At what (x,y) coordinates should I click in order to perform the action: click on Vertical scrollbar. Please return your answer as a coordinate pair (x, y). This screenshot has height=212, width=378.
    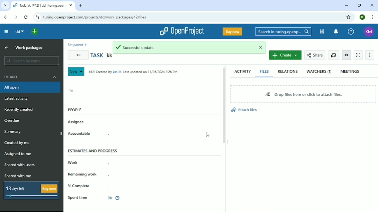
    Looking at the image, I should click on (224, 106).